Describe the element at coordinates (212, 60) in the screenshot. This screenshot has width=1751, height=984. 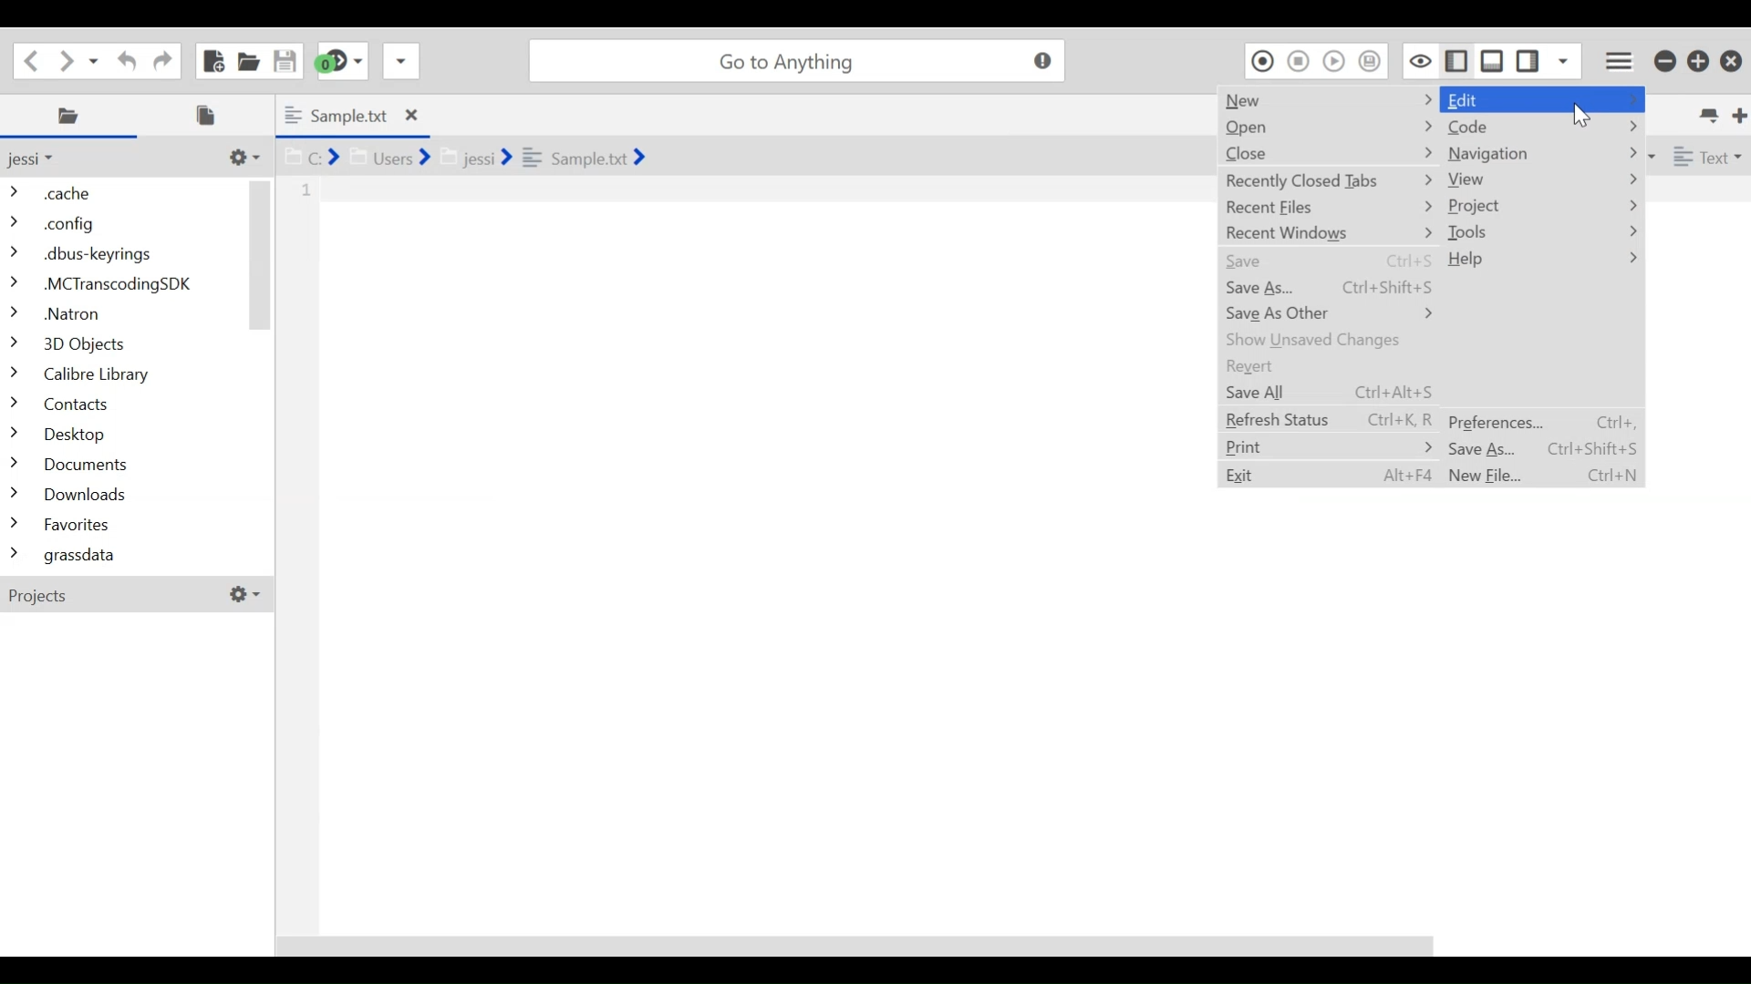
I see `New File` at that location.